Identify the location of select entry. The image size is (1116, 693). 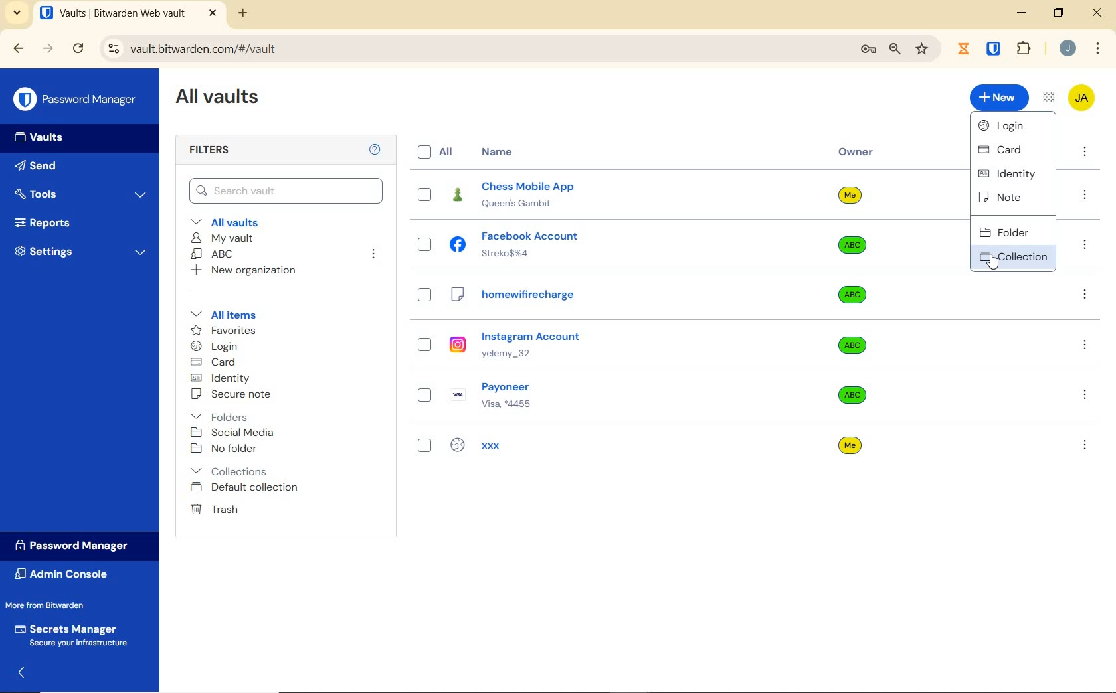
(425, 246).